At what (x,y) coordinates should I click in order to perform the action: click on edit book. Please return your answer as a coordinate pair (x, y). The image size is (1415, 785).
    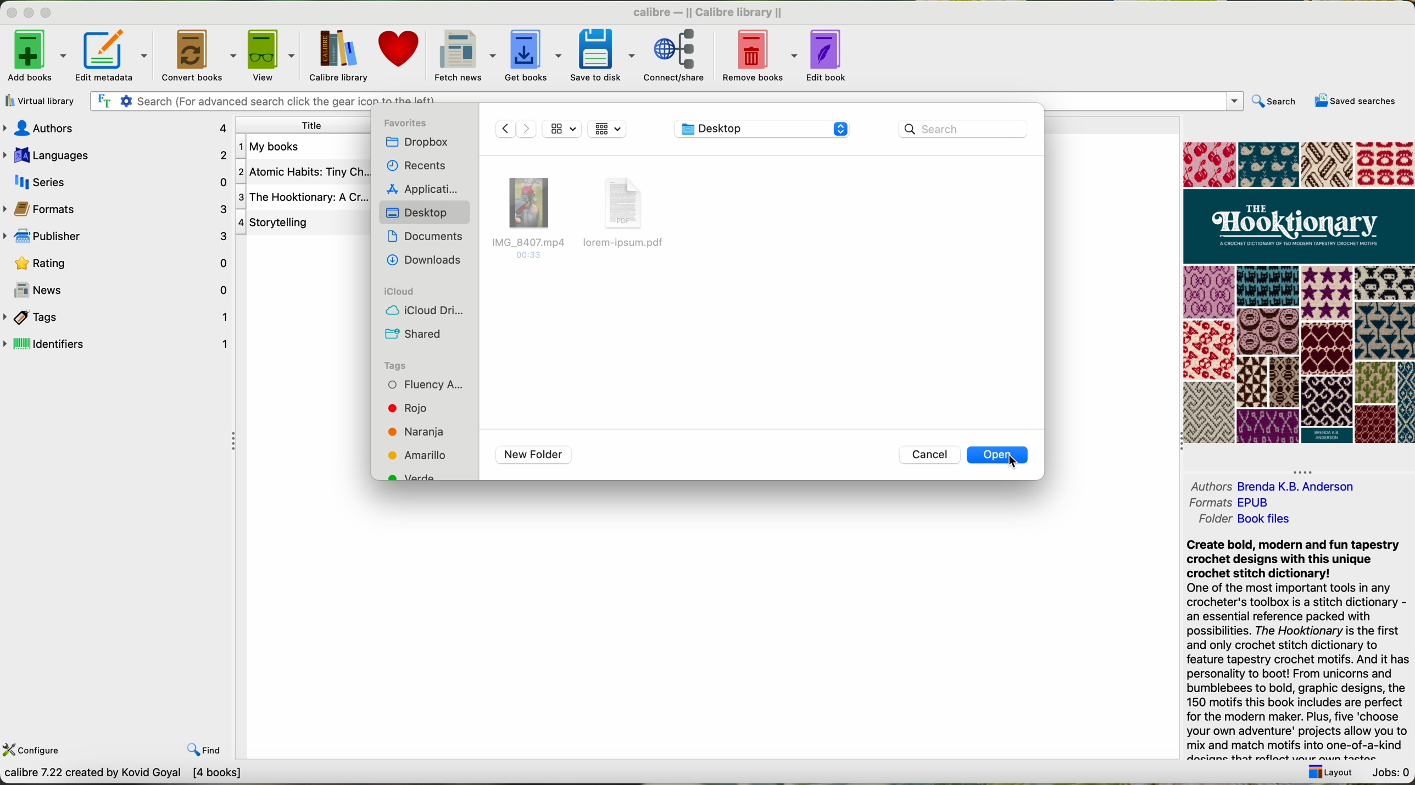
    Looking at the image, I should click on (829, 55).